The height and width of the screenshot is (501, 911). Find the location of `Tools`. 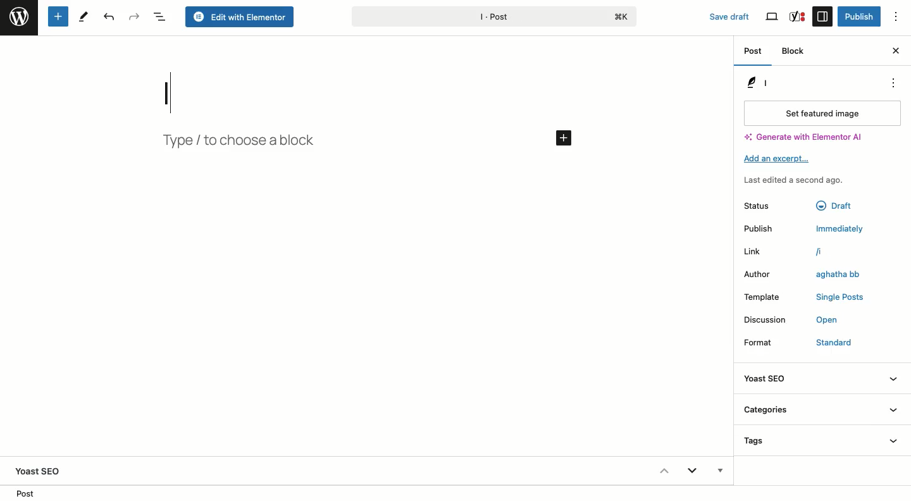

Tools is located at coordinates (84, 16).